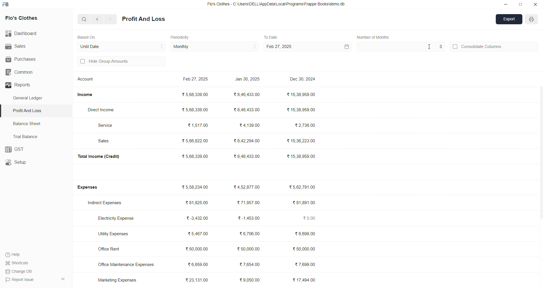 The image size is (543, 288). What do you see at coordinates (215, 47) in the screenshot?
I see `Monthly` at bounding box center [215, 47].